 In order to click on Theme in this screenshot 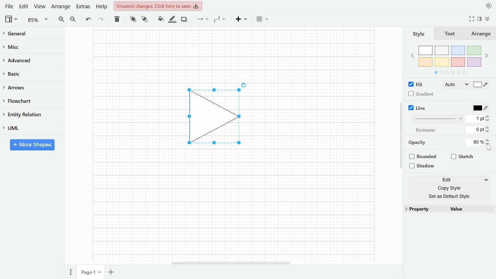, I will do `click(489, 5)`.